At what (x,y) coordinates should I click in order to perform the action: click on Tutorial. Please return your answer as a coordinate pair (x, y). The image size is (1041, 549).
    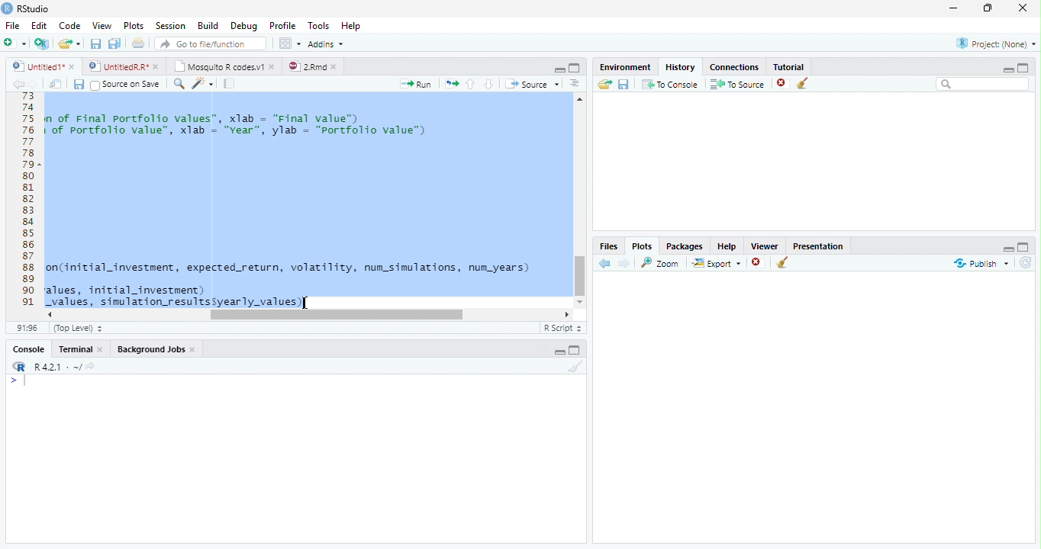
    Looking at the image, I should click on (786, 65).